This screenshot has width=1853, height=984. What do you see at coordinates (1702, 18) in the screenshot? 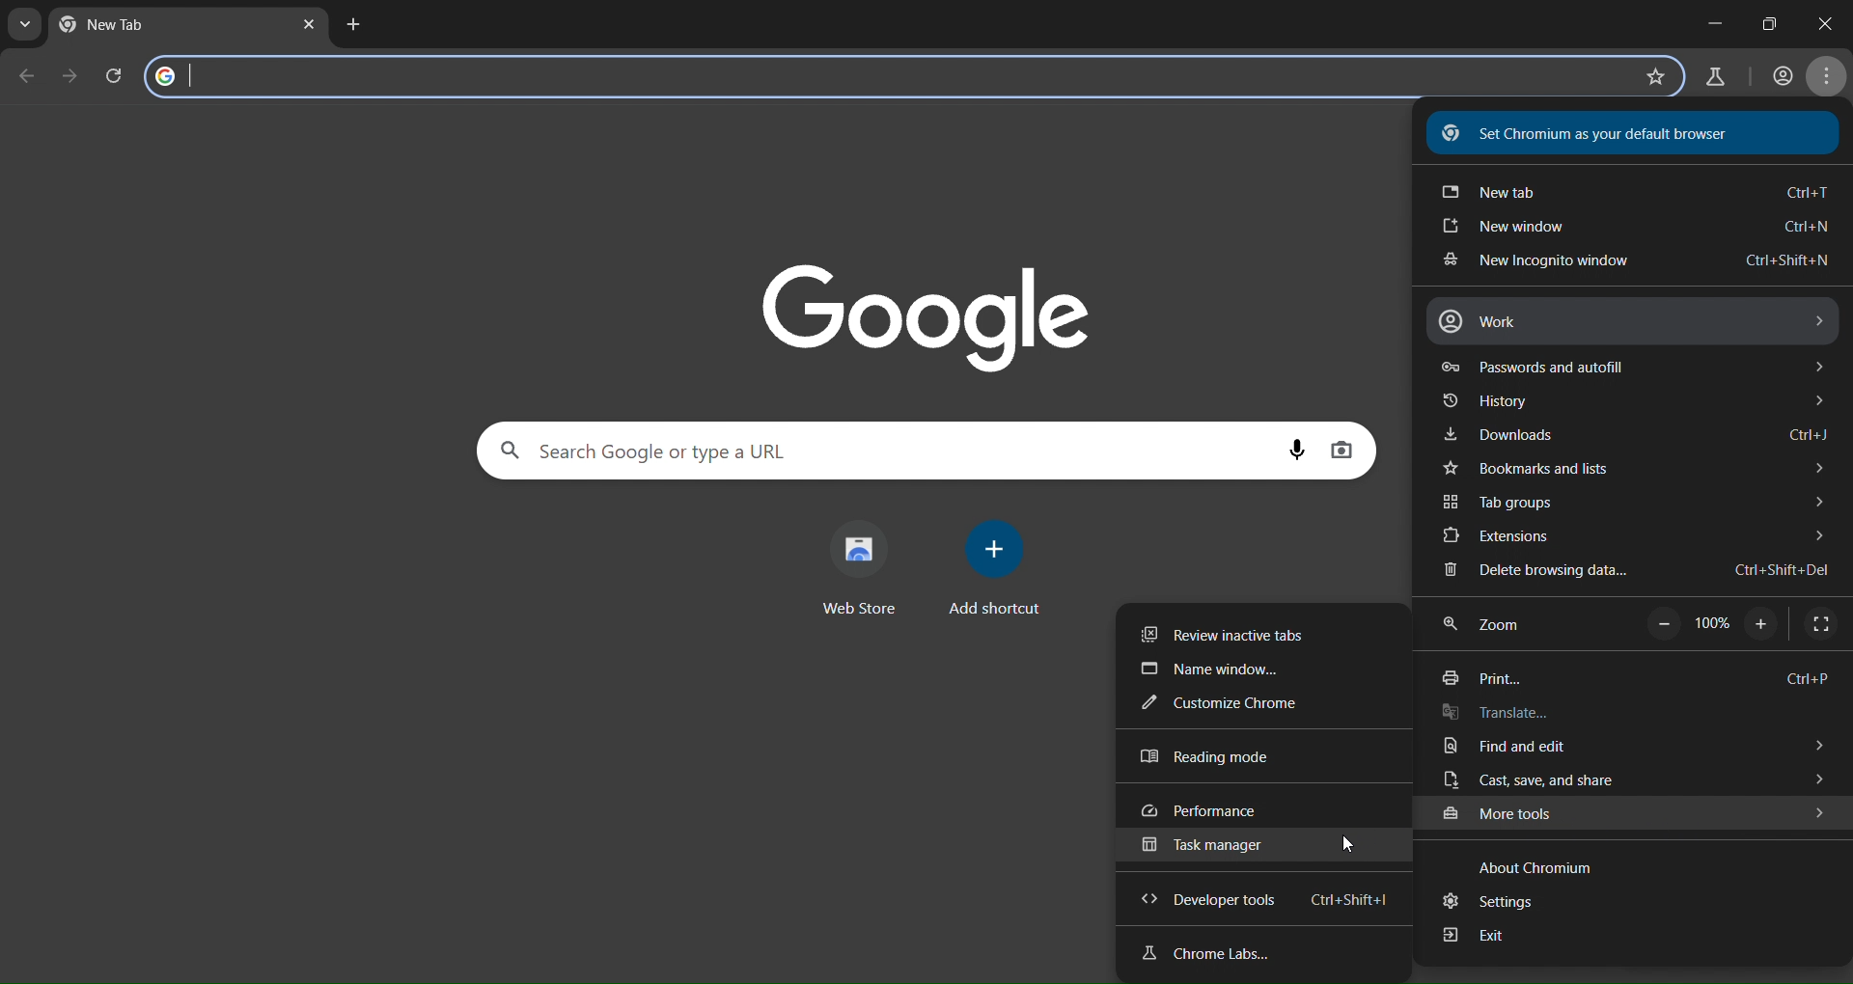
I see `minimize` at bounding box center [1702, 18].